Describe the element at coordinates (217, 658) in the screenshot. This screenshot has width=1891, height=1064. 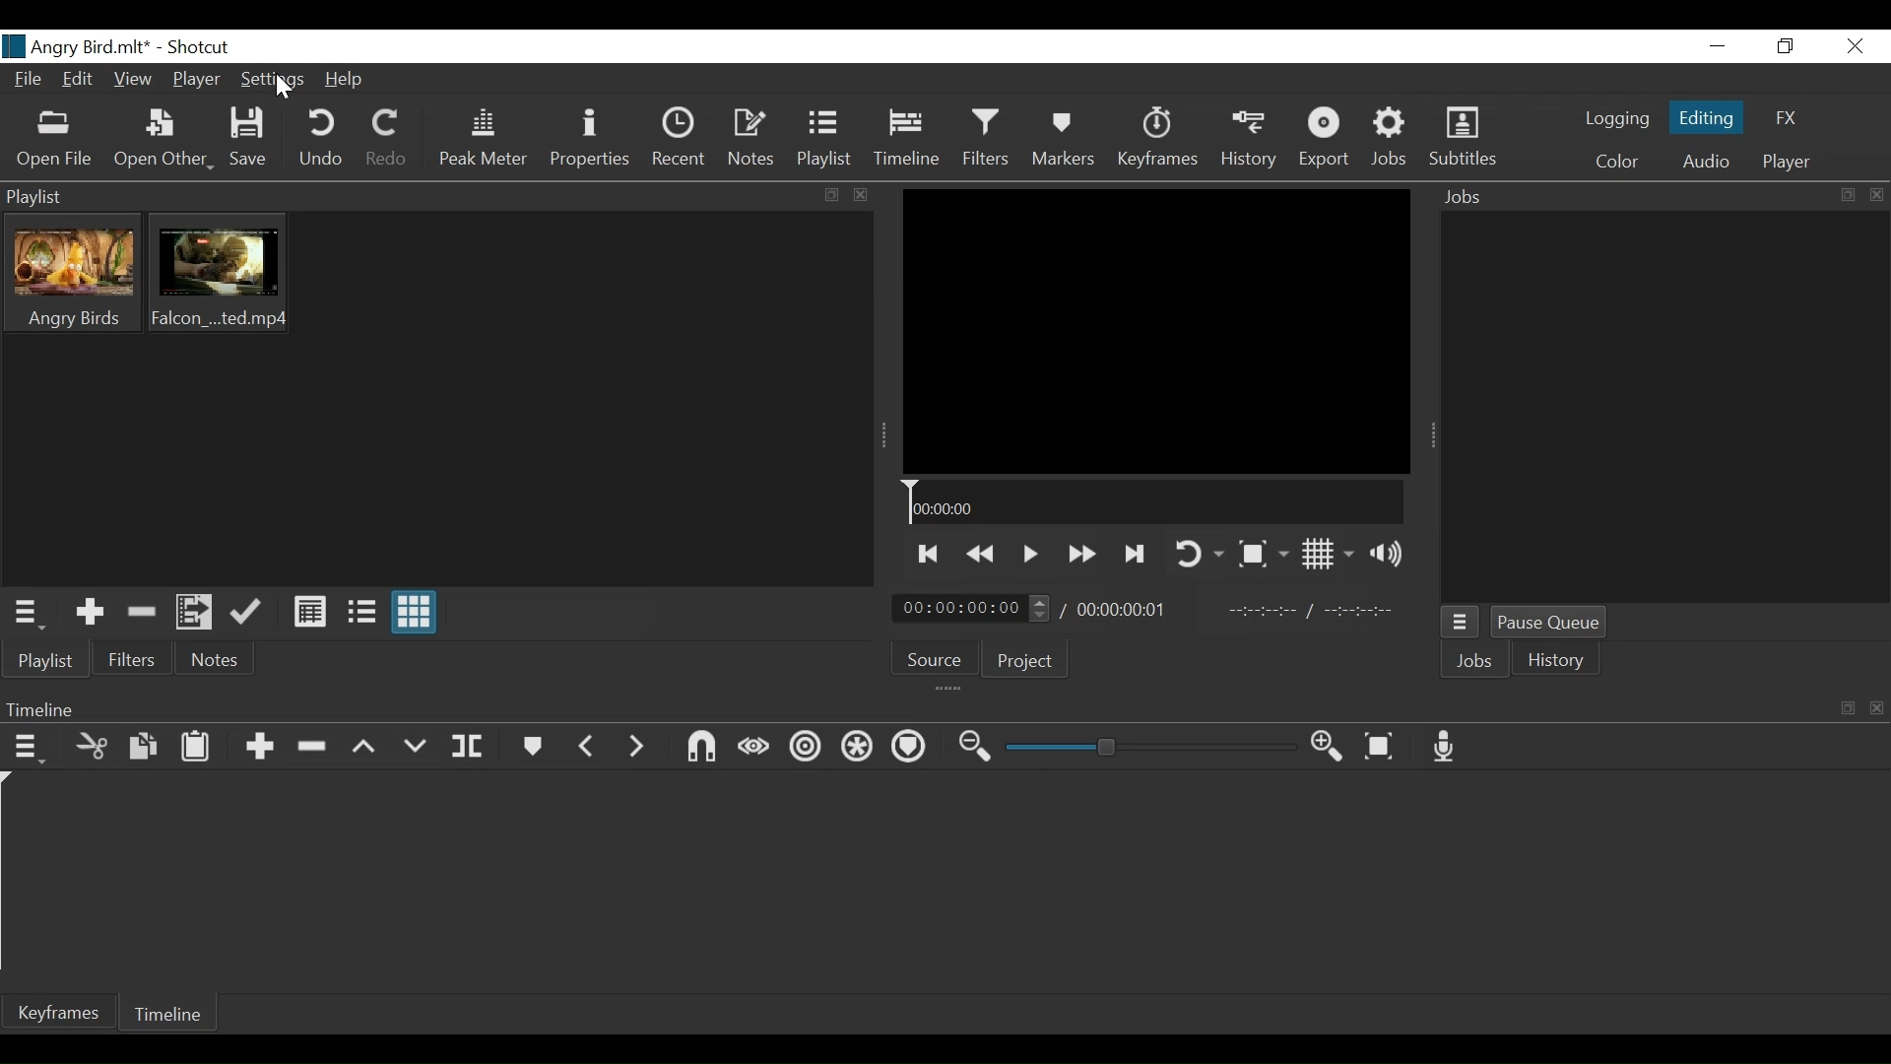
I see `Notes` at that location.